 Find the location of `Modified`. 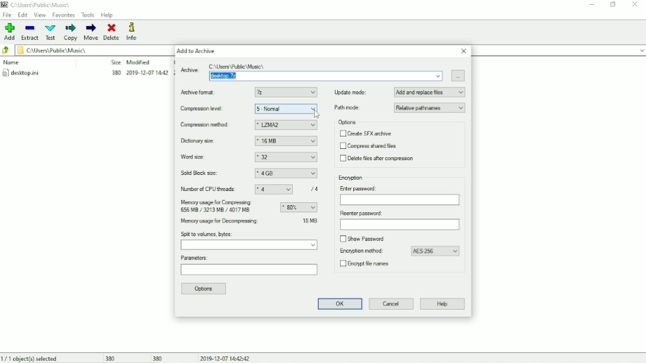

Modified is located at coordinates (138, 62).